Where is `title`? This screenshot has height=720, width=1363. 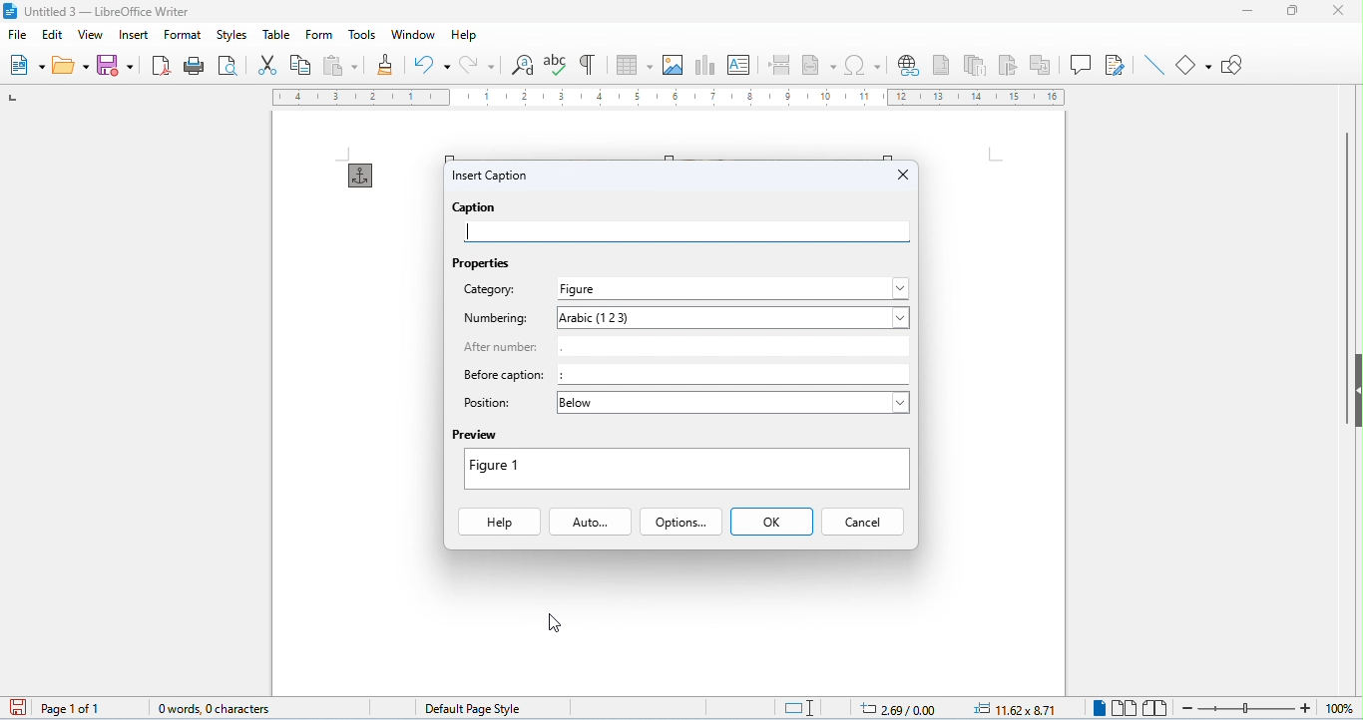 title is located at coordinates (102, 11).